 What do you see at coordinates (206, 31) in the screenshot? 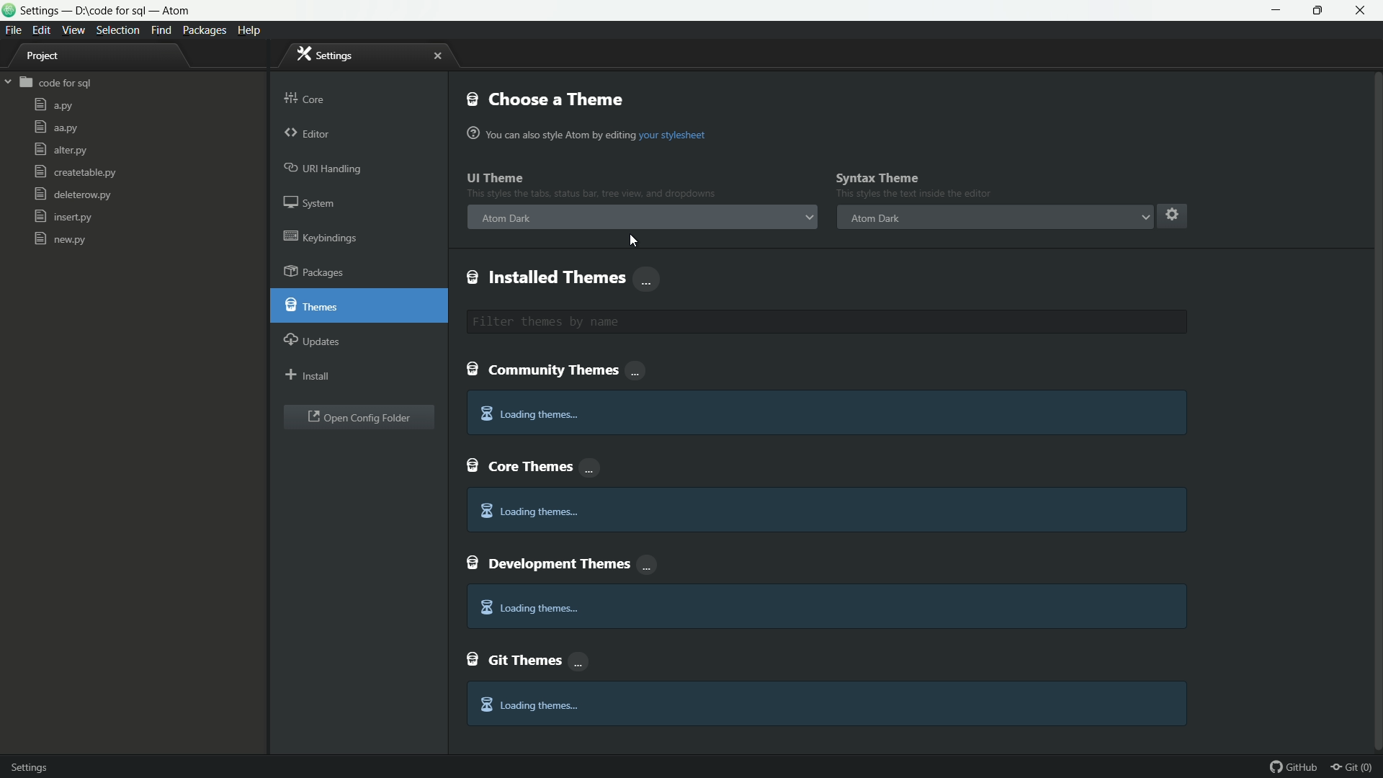
I see `packages menu` at bounding box center [206, 31].